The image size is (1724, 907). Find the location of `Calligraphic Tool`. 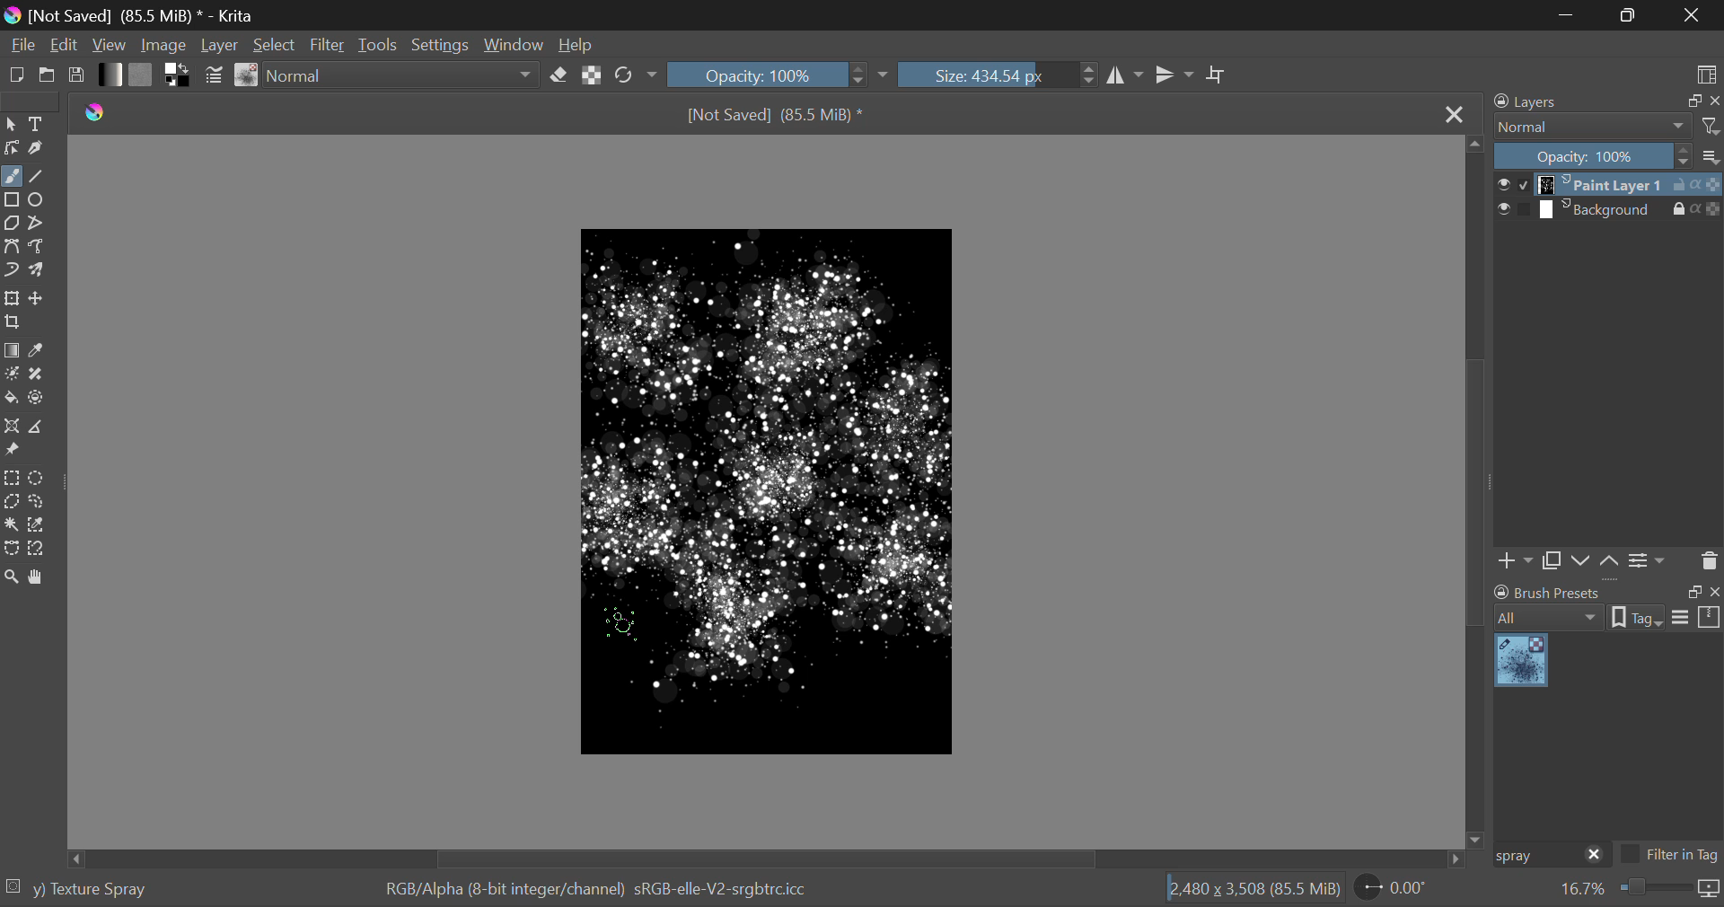

Calligraphic Tool is located at coordinates (39, 148).